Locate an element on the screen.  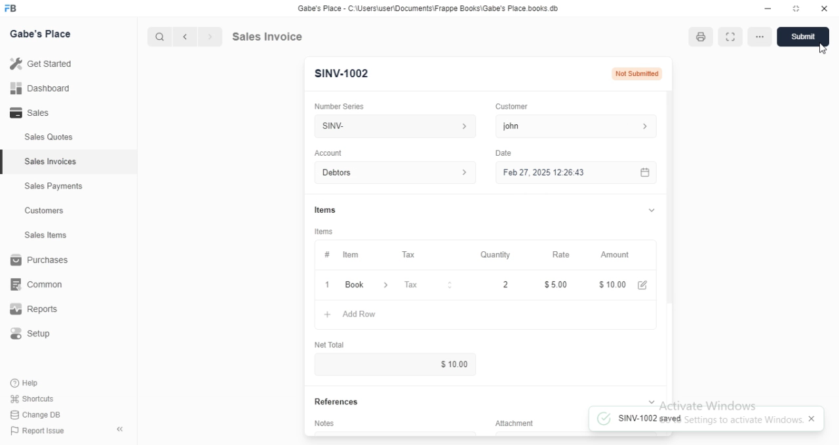
Shortcuts is located at coordinates (33, 399).